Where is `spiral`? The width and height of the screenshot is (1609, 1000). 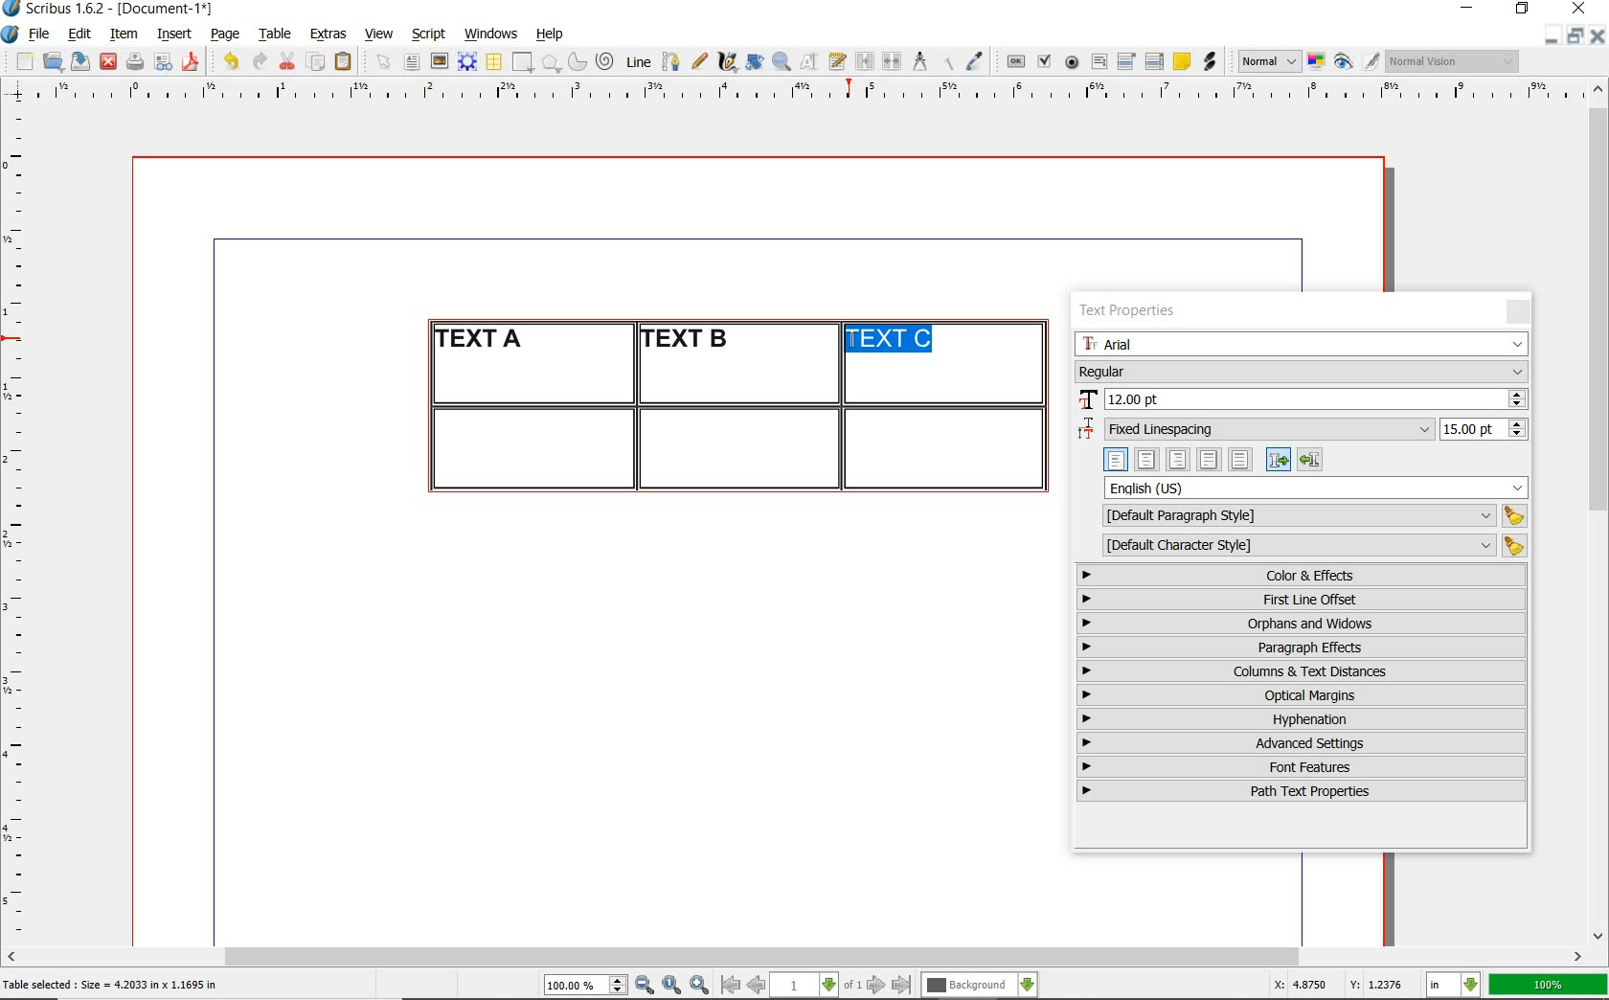 spiral is located at coordinates (606, 61).